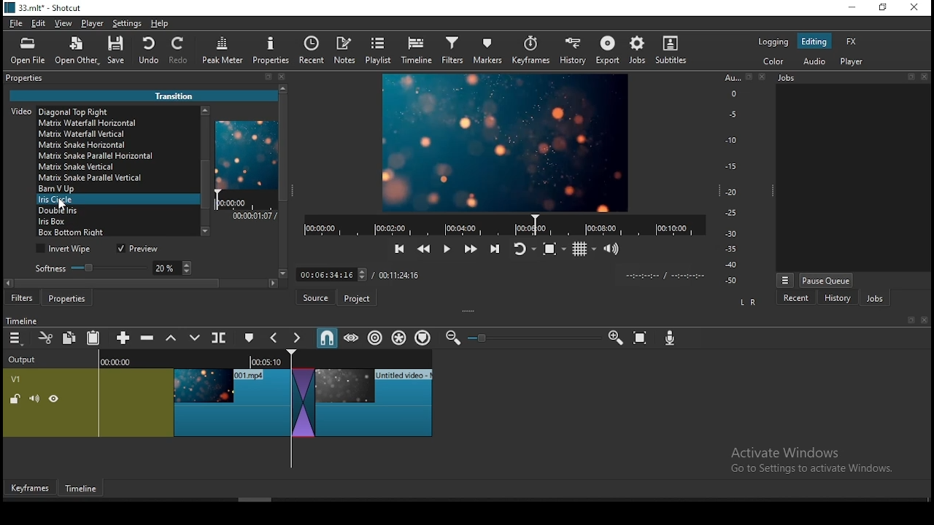 This screenshot has width=934, height=525. Describe the element at coordinates (66, 210) in the screenshot. I see `cursor` at that location.